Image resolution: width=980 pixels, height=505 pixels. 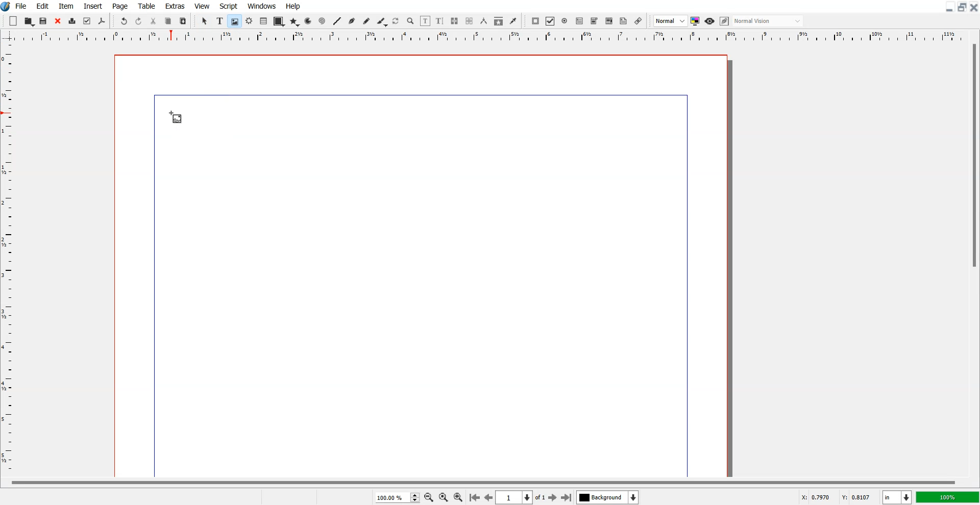 What do you see at coordinates (670, 21) in the screenshot?
I see `Select Image Preview Quality` at bounding box center [670, 21].